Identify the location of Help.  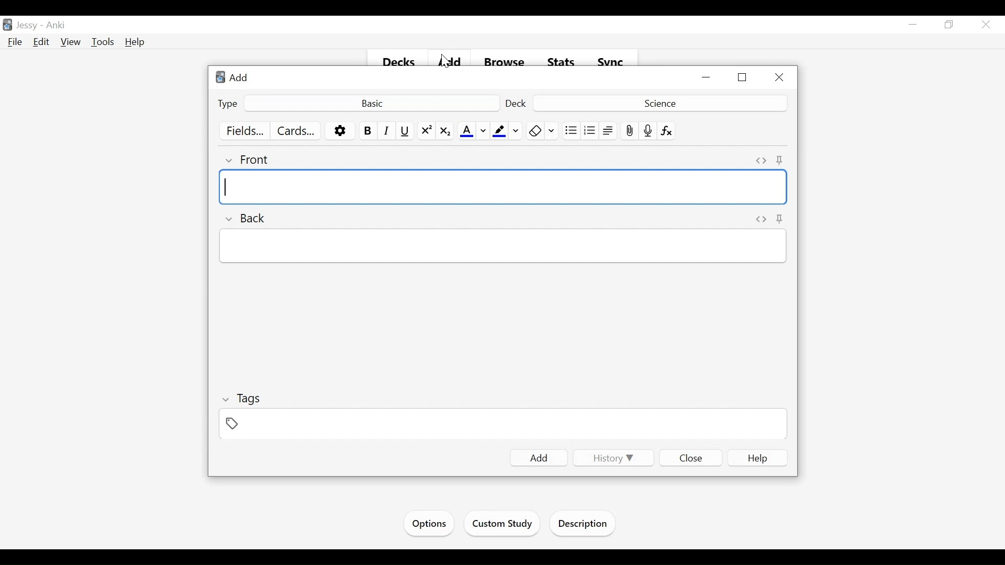
(758, 458).